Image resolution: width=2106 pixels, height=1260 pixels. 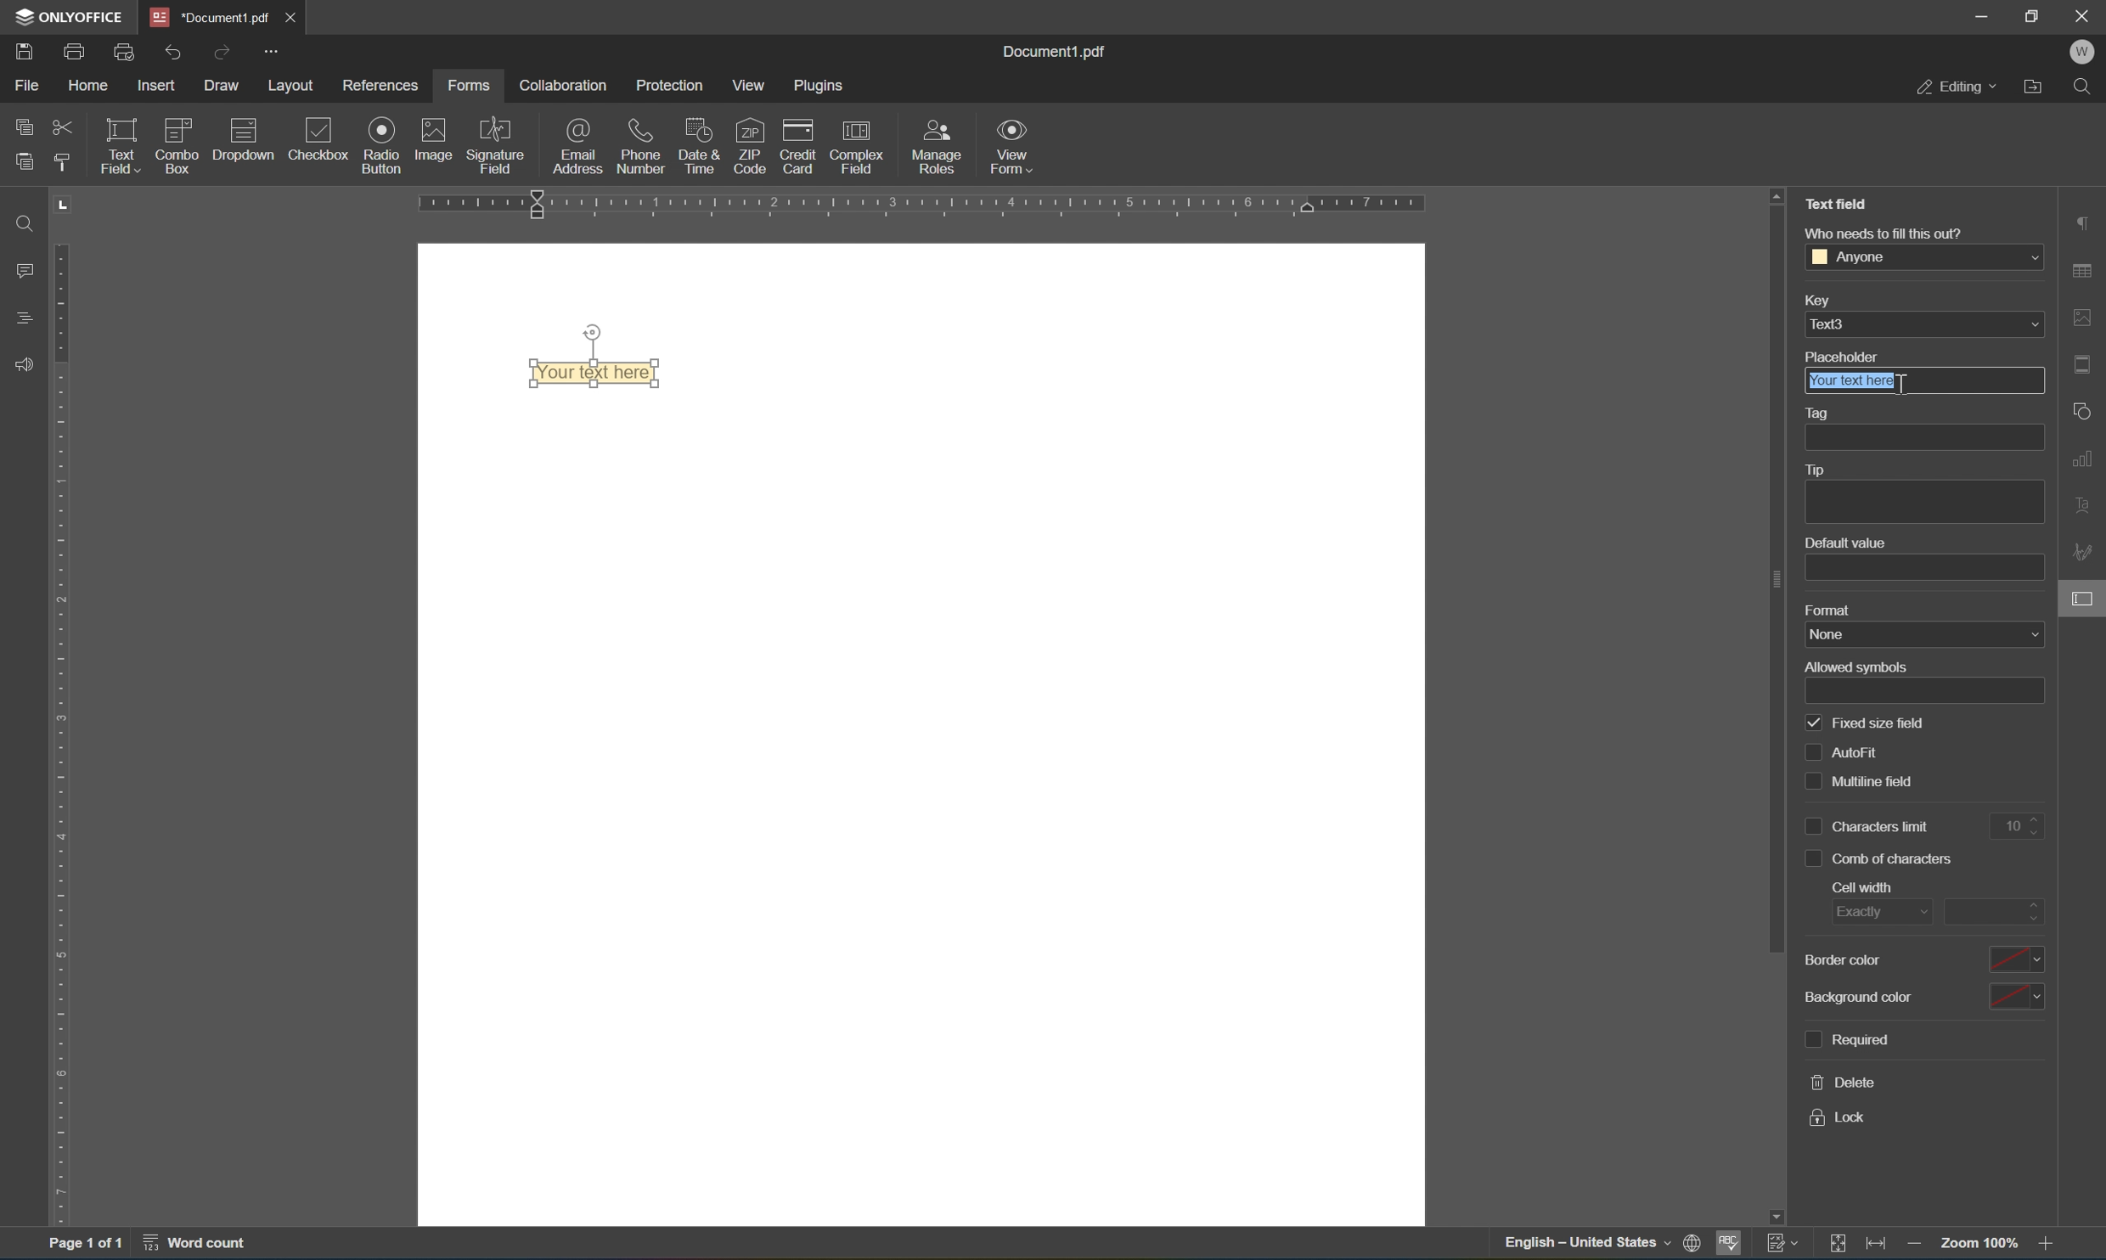 What do you see at coordinates (25, 84) in the screenshot?
I see `file` at bounding box center [25, 84].